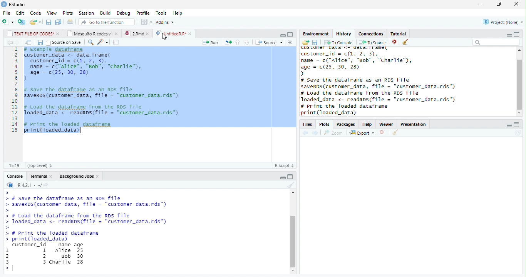  I want to click on Mosquito R codes.v1, so click(89, 33).